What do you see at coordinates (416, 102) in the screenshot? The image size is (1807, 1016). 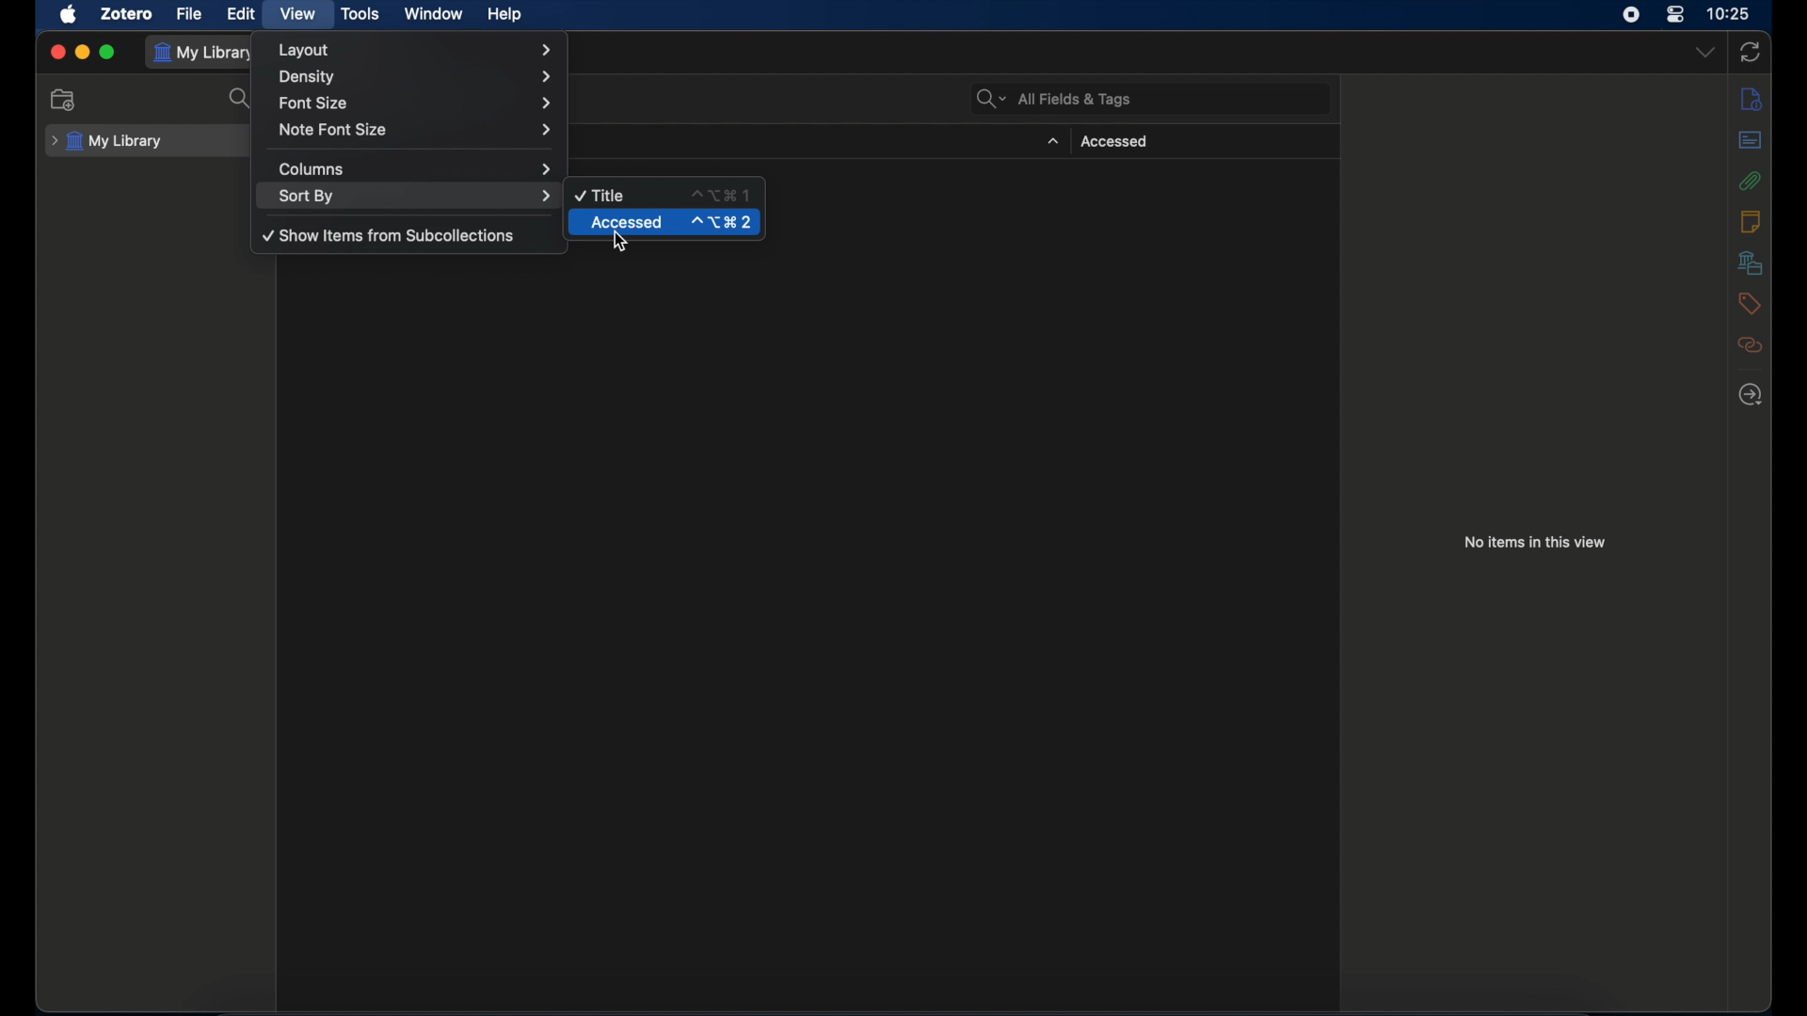 I see `font size` at bounding box center [416, 102].